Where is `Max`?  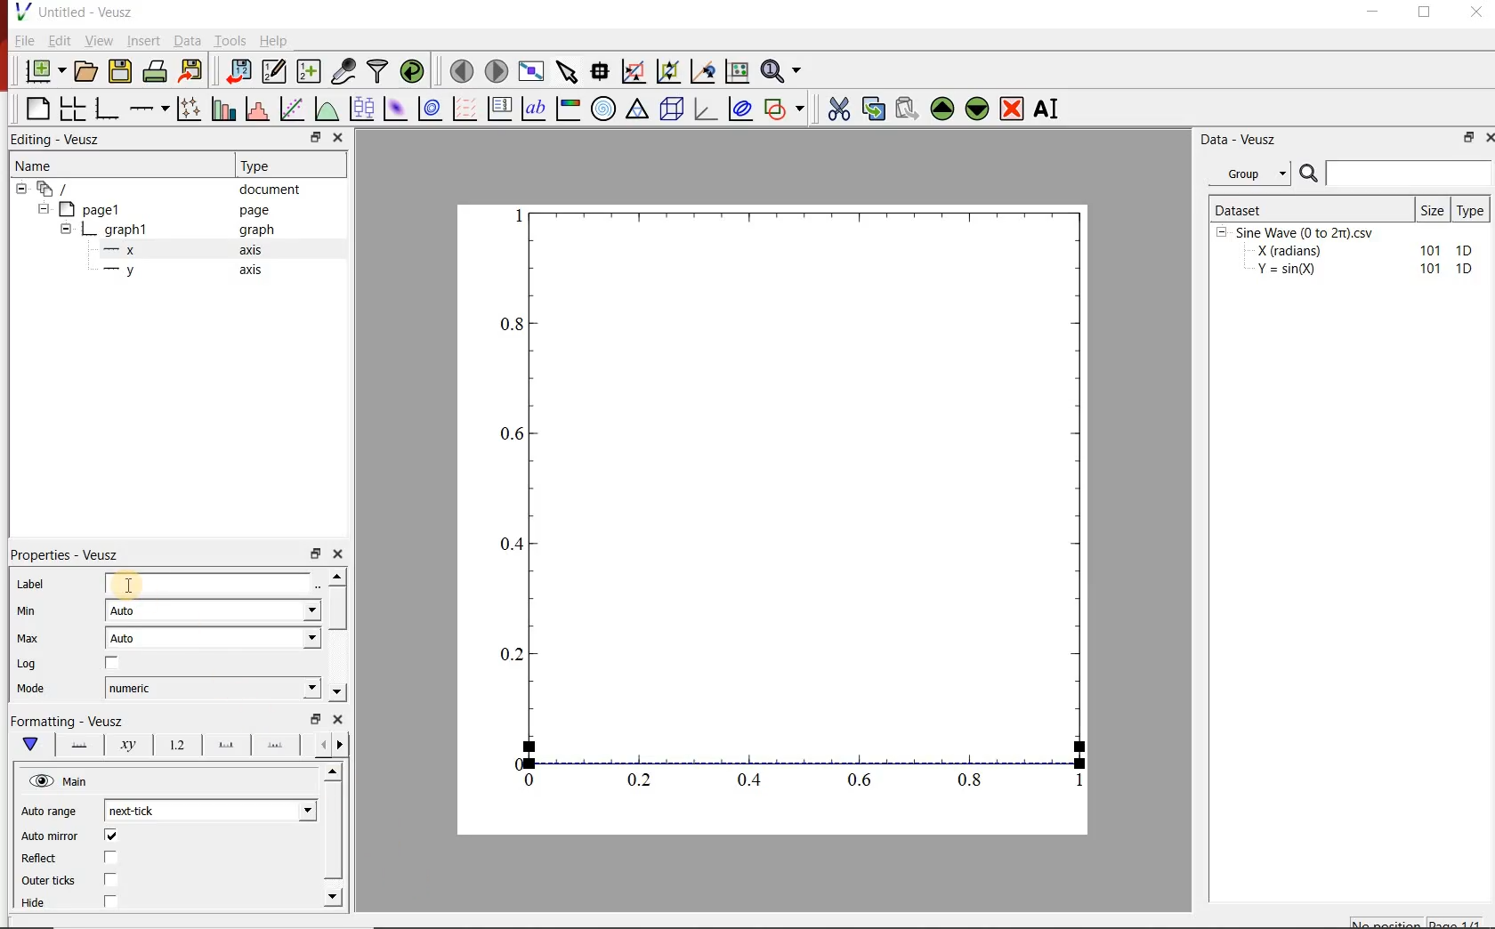 Max is located at coordinates (28, 638).